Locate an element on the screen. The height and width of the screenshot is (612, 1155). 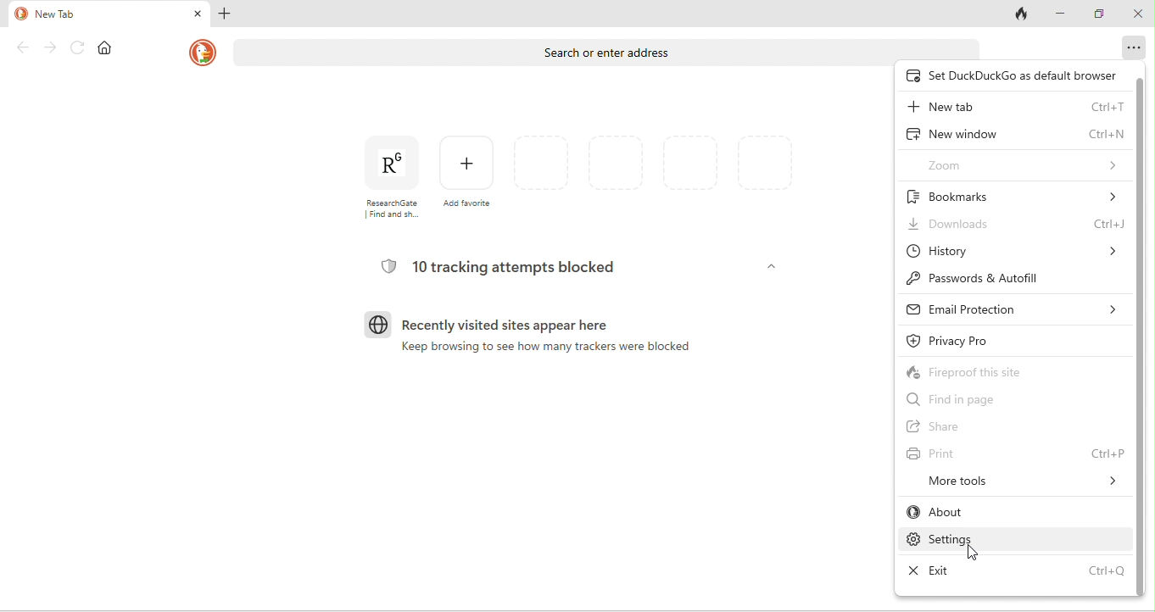
minimize is located at coordinates (1063, 14).